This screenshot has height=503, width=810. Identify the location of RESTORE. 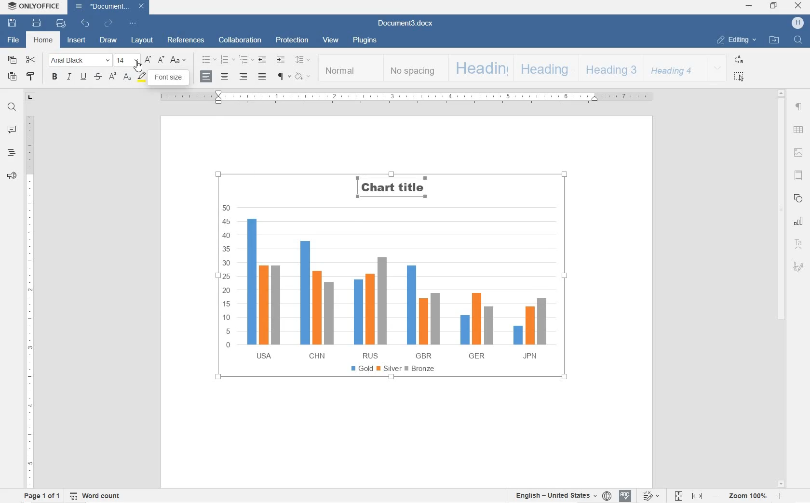
(775, 6).